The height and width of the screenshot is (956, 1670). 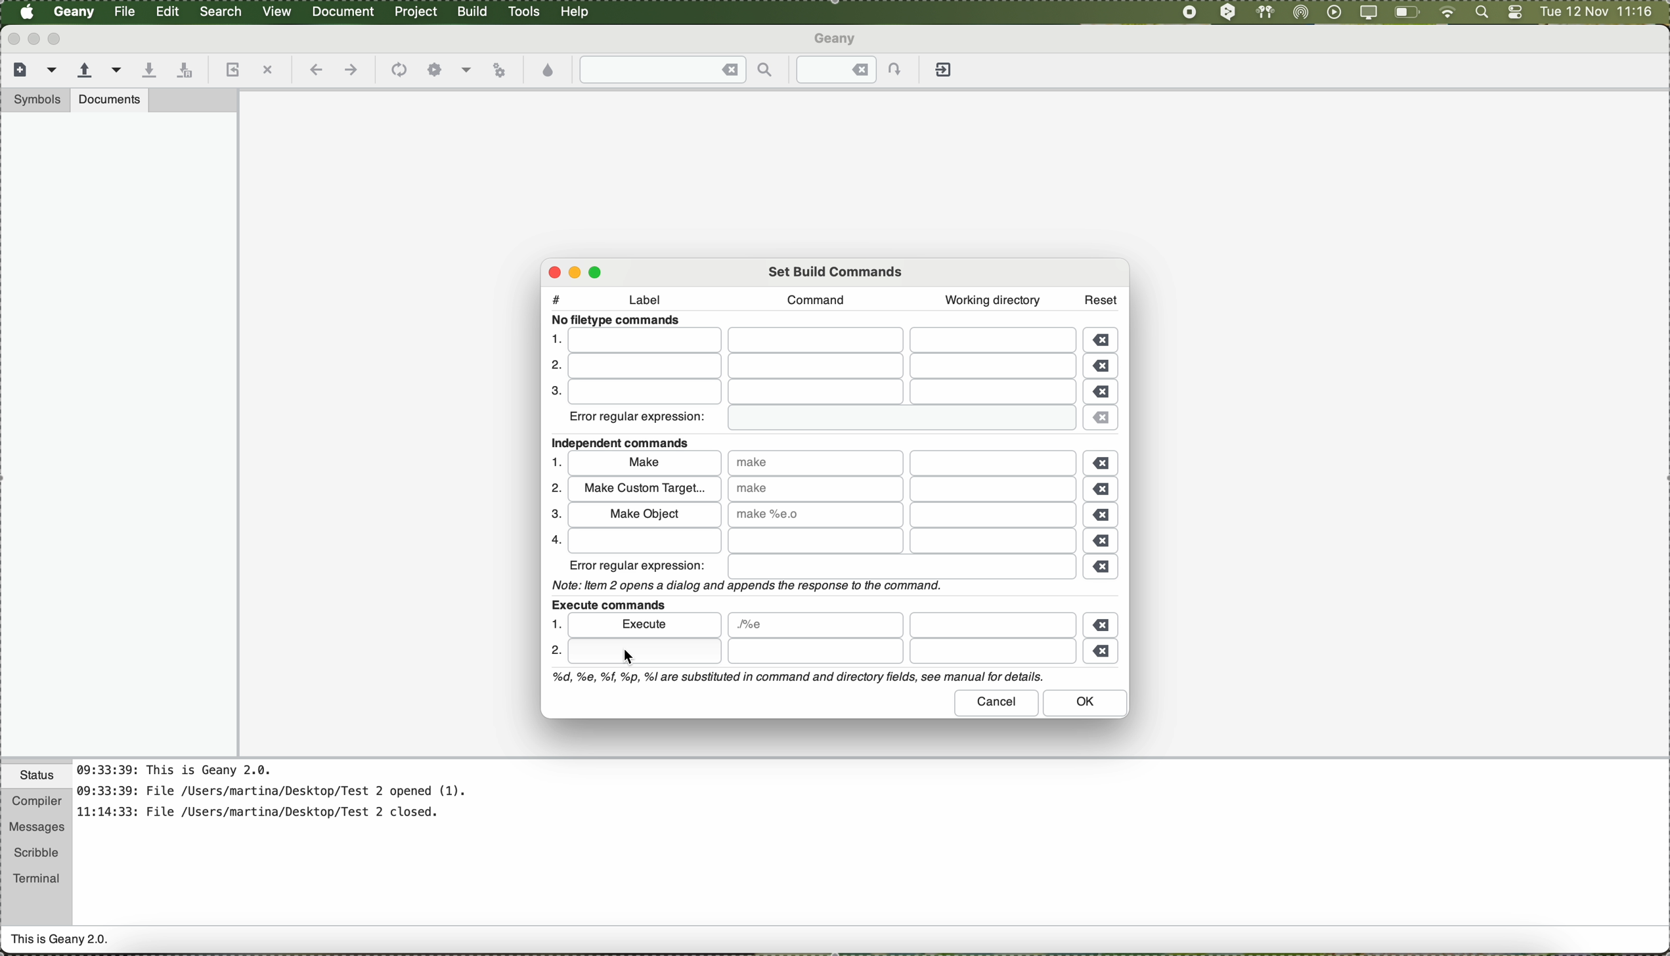 What do you see at coordinates (550, 272) in the screenshot?
I see `close pop-up` at bounding box center [550, 272].